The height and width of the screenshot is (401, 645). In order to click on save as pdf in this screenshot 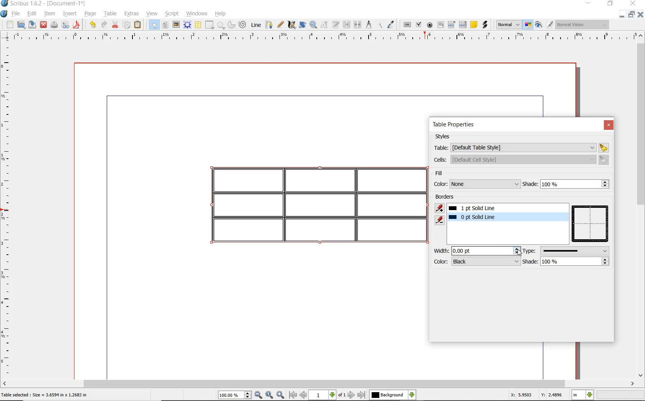, I will do `click(77, 25)`.